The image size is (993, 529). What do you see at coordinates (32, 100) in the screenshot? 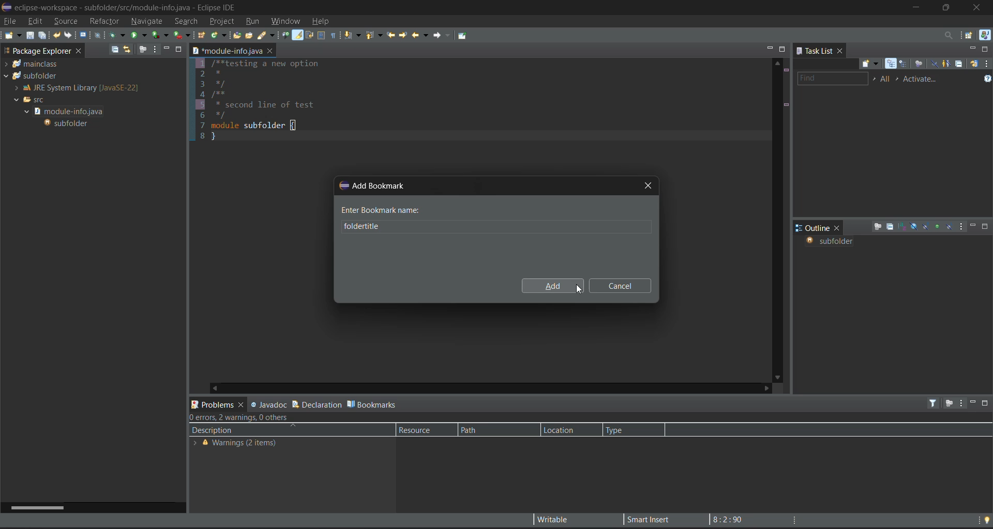
I see `src` at bounding box center [32, 100].